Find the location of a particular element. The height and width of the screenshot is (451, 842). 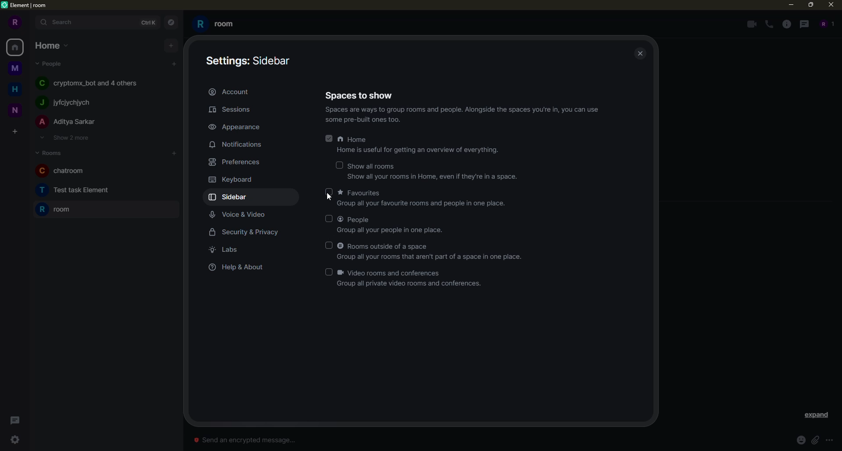

Group all private video rooms and conferences. is located at coordinates (403, 285).